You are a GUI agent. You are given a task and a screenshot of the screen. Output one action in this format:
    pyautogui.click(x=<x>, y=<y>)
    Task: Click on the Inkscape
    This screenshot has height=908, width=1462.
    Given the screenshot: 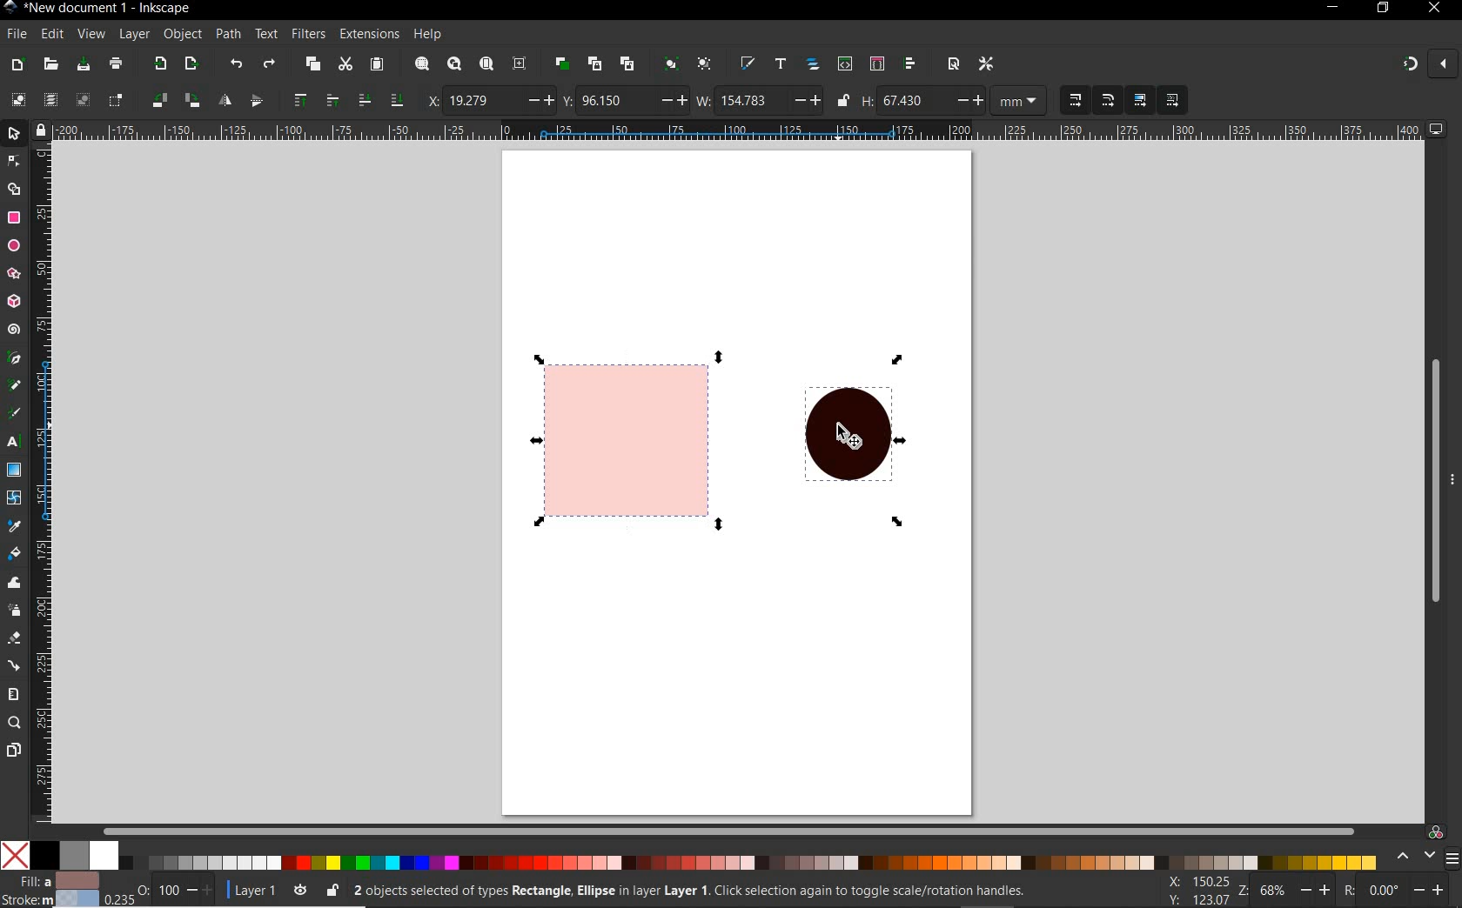 What is the action you would take?
    pyautogui.click(x=11, y=9)
    